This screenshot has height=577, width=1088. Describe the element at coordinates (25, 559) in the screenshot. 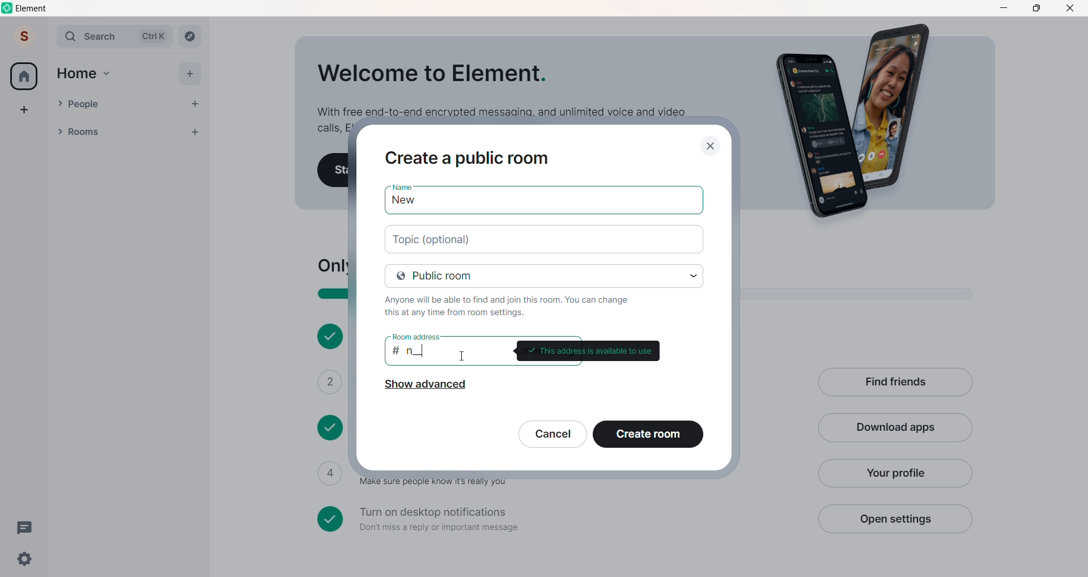

I see `Quick Settings` at that location.